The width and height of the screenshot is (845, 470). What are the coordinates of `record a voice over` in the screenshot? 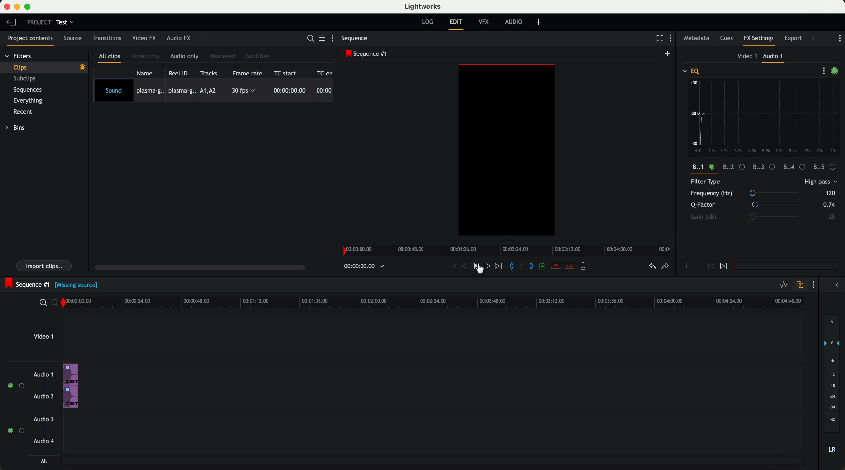 It's located at (585, 267).